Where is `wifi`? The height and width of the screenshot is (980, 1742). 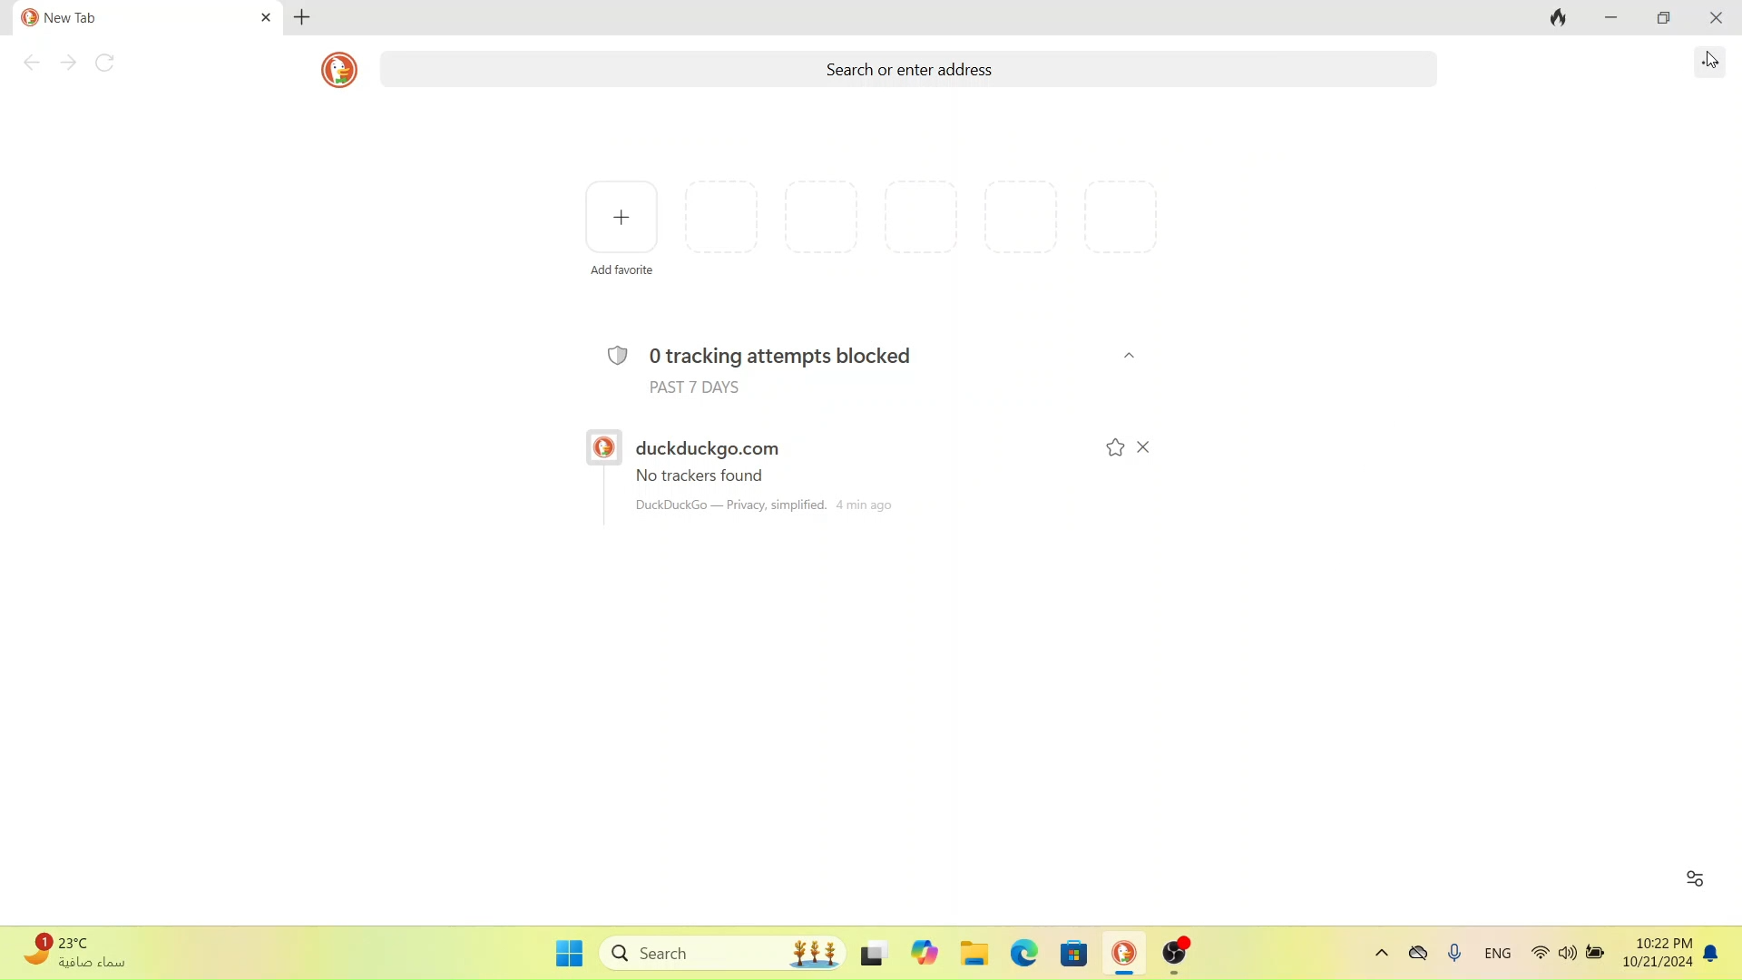
wifi is located at coordinates (1539, 959).